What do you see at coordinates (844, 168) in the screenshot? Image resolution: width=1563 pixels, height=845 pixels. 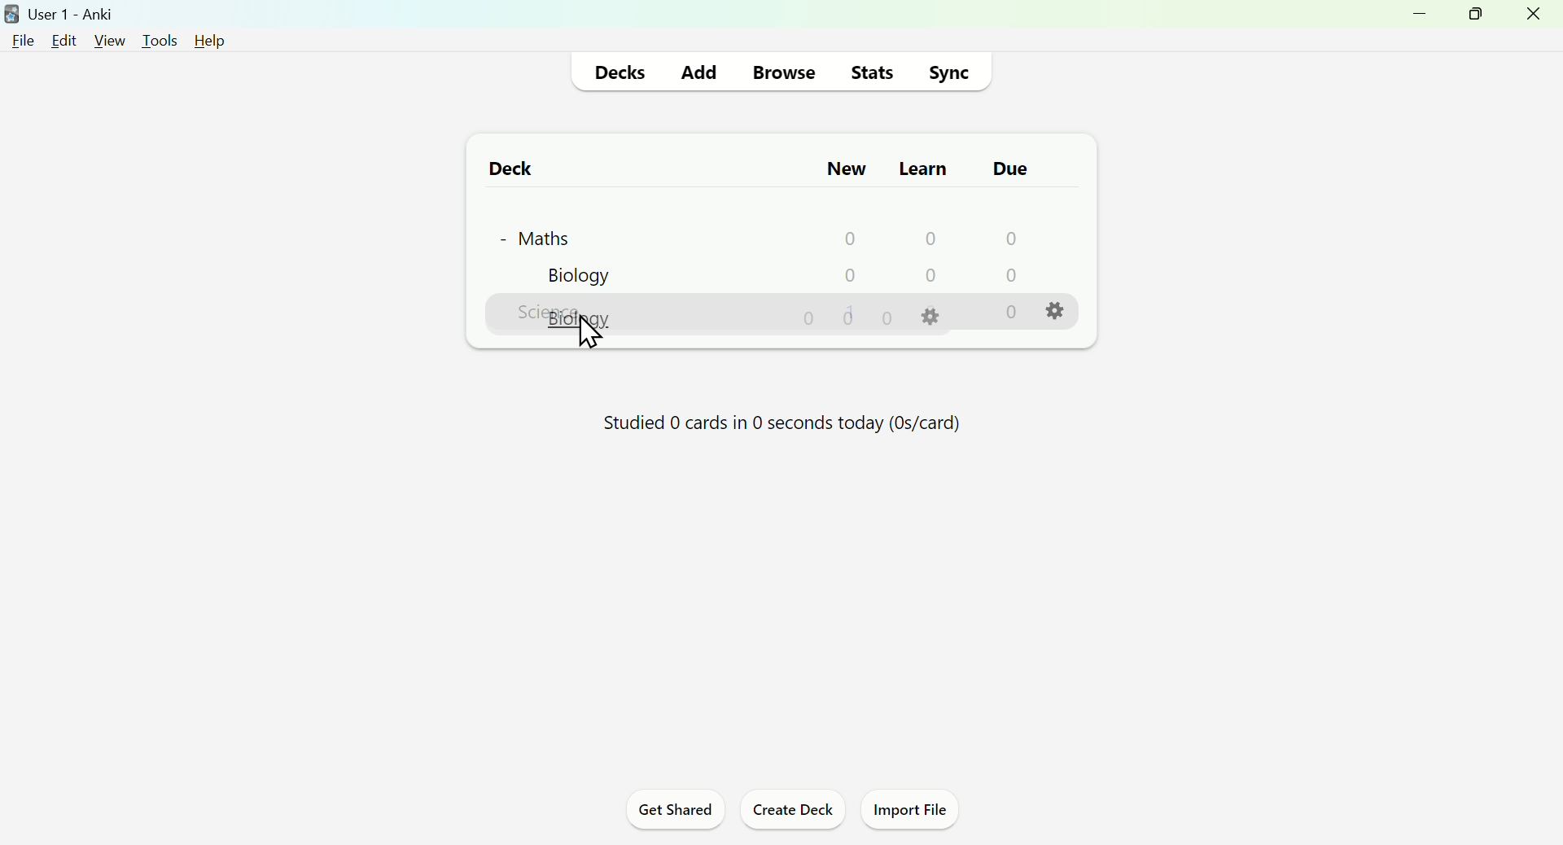 I see `New` at bounding box center [844, 168].